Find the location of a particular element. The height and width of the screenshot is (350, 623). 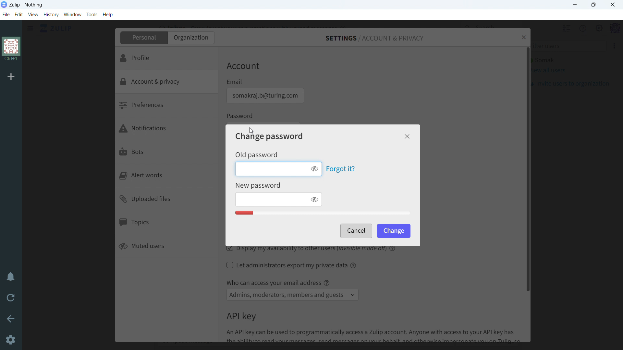

toggle visibility is located at coordinates (314, 169).